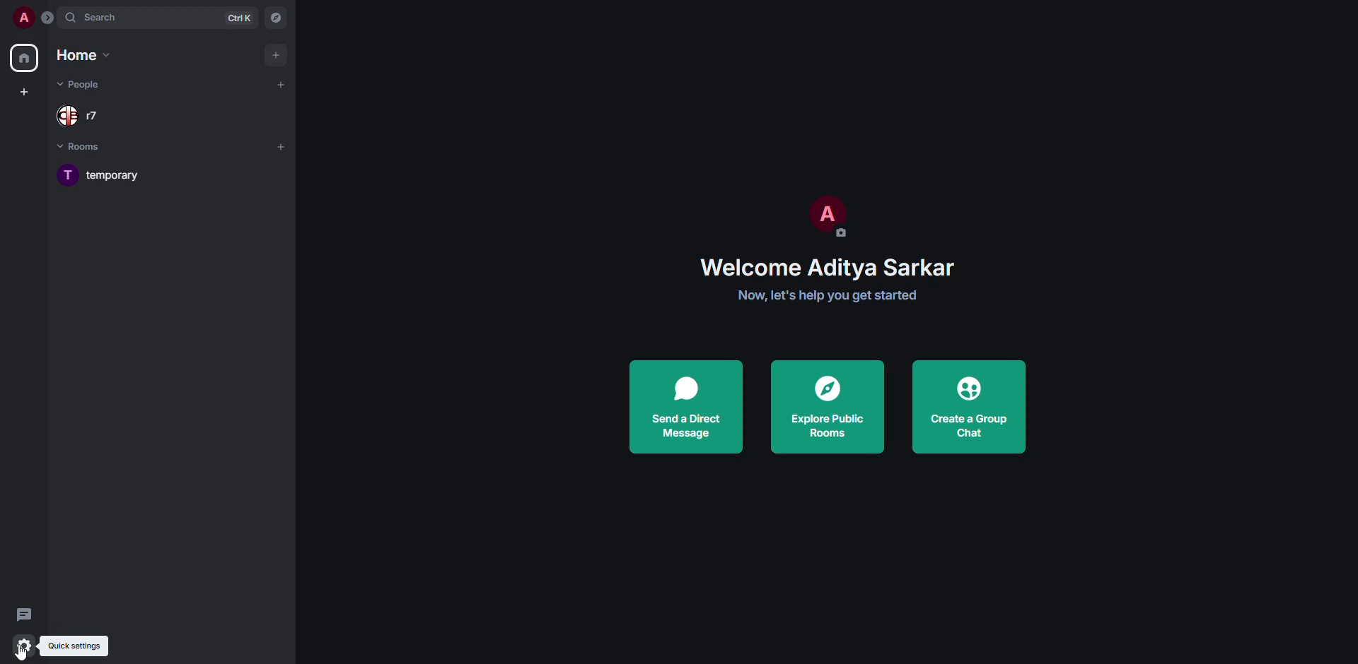 The height and width of the screenshot is (664, 1358). What do you see at coordinates (285, 147) in the screenshot?
I see `add` at bounding box center [285, 147].